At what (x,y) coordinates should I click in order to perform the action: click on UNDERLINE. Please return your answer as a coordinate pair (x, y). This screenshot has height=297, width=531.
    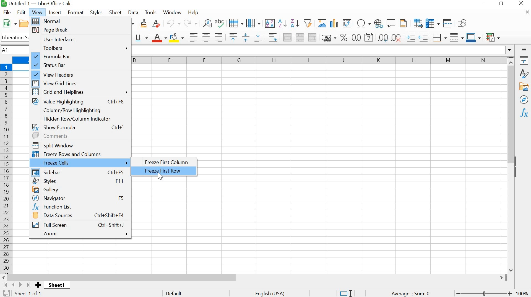
    Looking at the image, I should click on (142, 38).